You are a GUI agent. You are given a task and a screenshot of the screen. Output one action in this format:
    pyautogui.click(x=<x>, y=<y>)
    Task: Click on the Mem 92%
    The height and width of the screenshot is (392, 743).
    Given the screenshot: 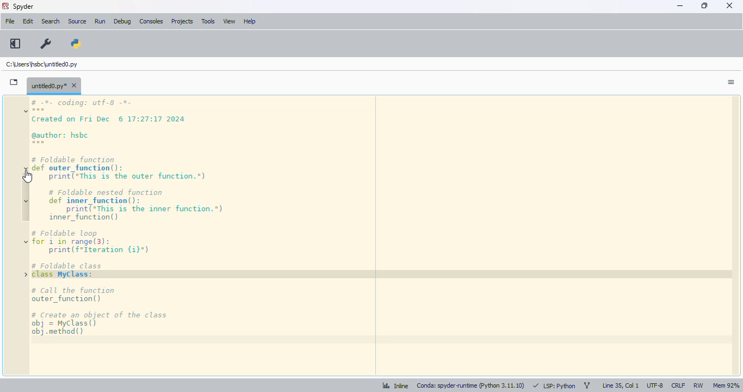 What is the action you would take?
    pyautogui.click(x=726, y=385)
    